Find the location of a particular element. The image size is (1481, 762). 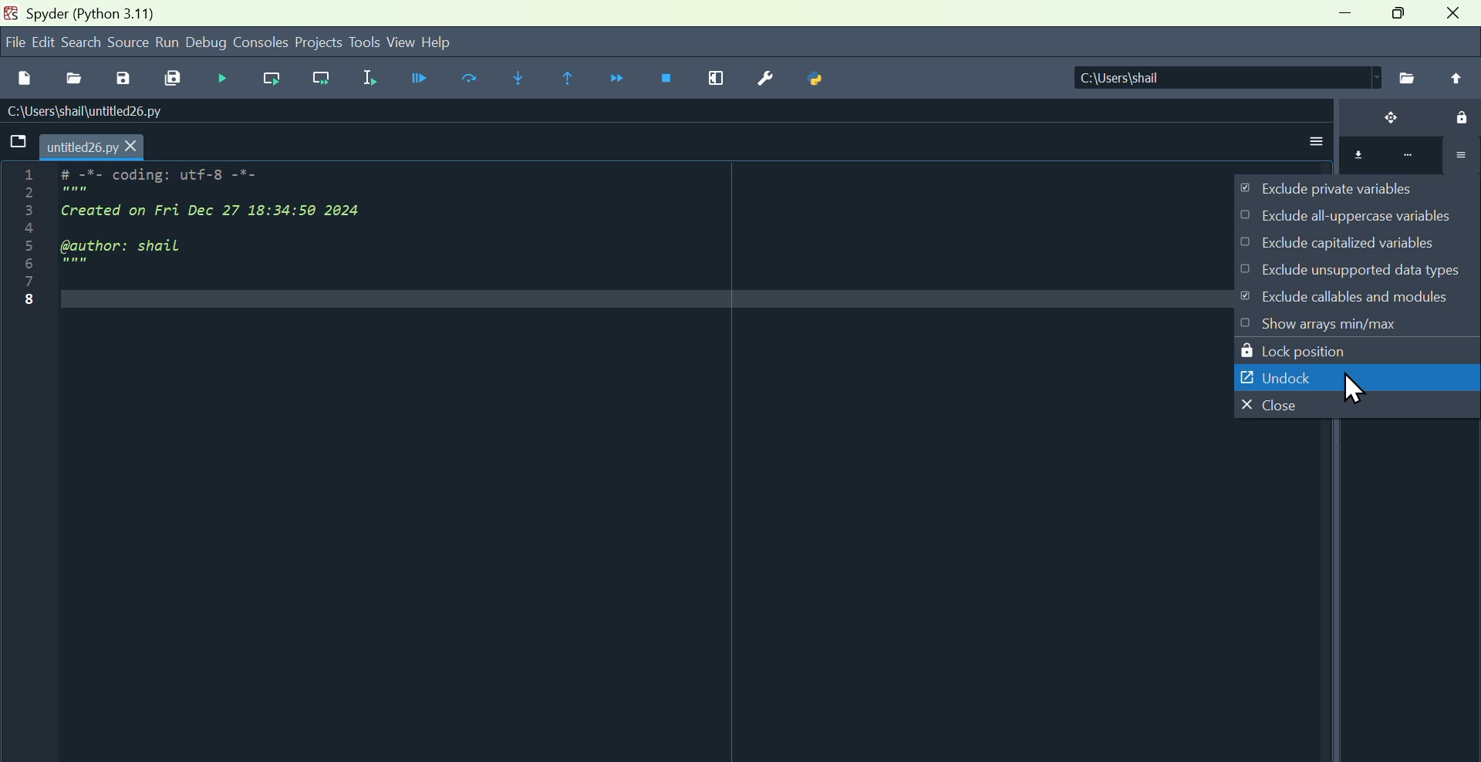

Continue execution until next function is located at coordinates (620, 80).